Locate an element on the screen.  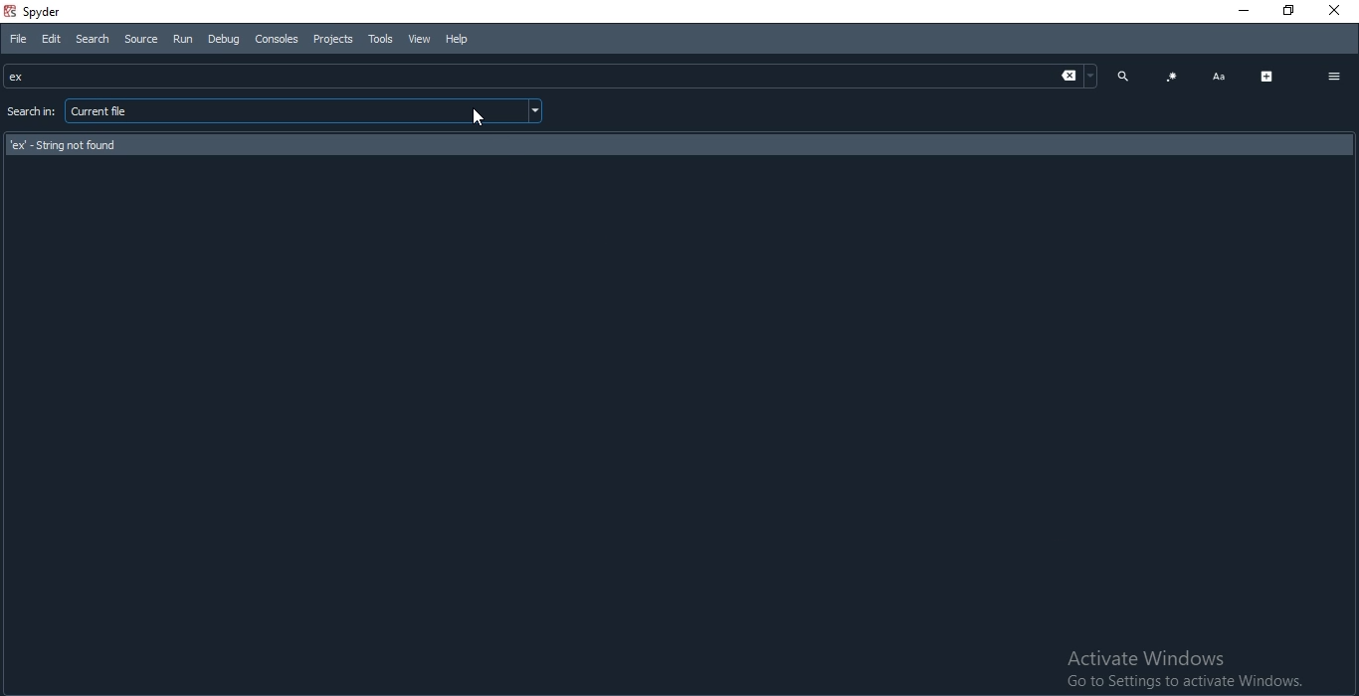
Activate windows is located at coordinates (1186, 666).